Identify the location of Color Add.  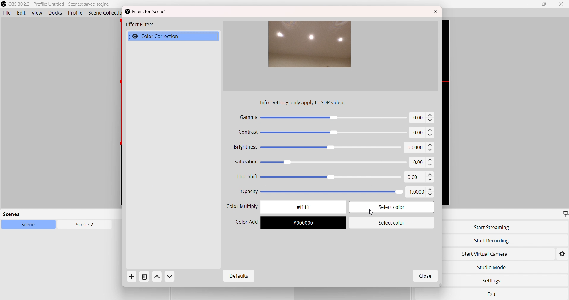
(243, 223).